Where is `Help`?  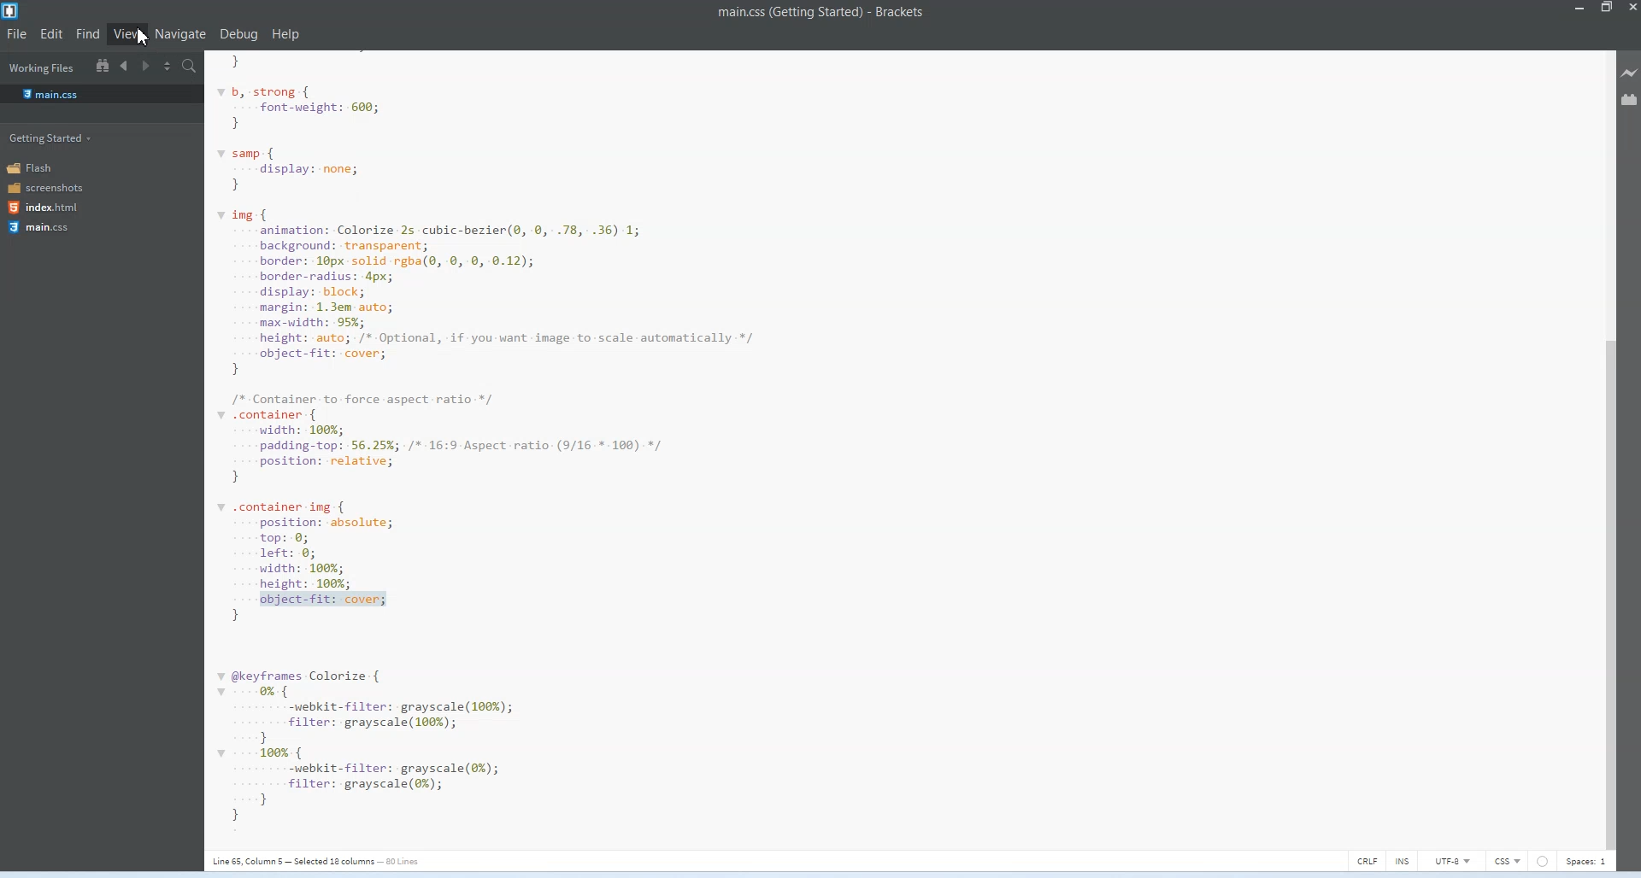
Help is located at coordinates (285, 33).